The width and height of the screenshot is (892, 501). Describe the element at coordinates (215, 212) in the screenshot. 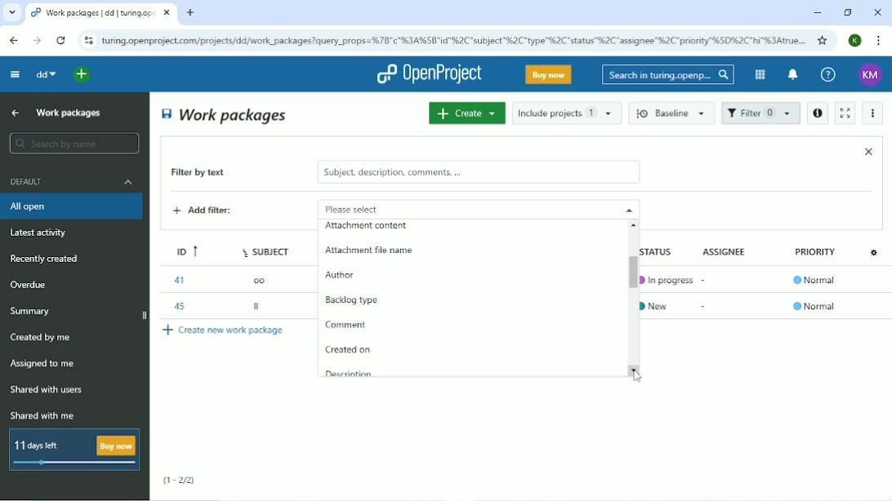

I see `Add filter` at that location.